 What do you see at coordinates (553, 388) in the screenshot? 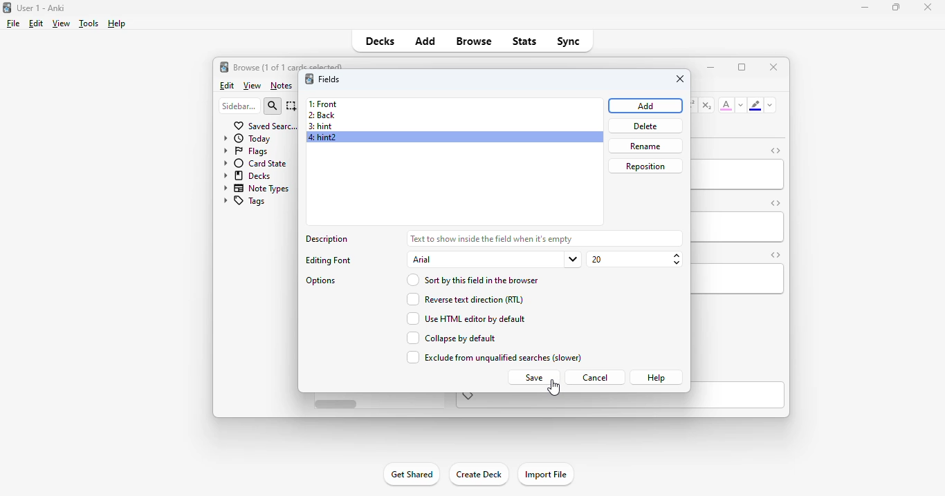
I see `cursor` at bounding box center [553, 388].